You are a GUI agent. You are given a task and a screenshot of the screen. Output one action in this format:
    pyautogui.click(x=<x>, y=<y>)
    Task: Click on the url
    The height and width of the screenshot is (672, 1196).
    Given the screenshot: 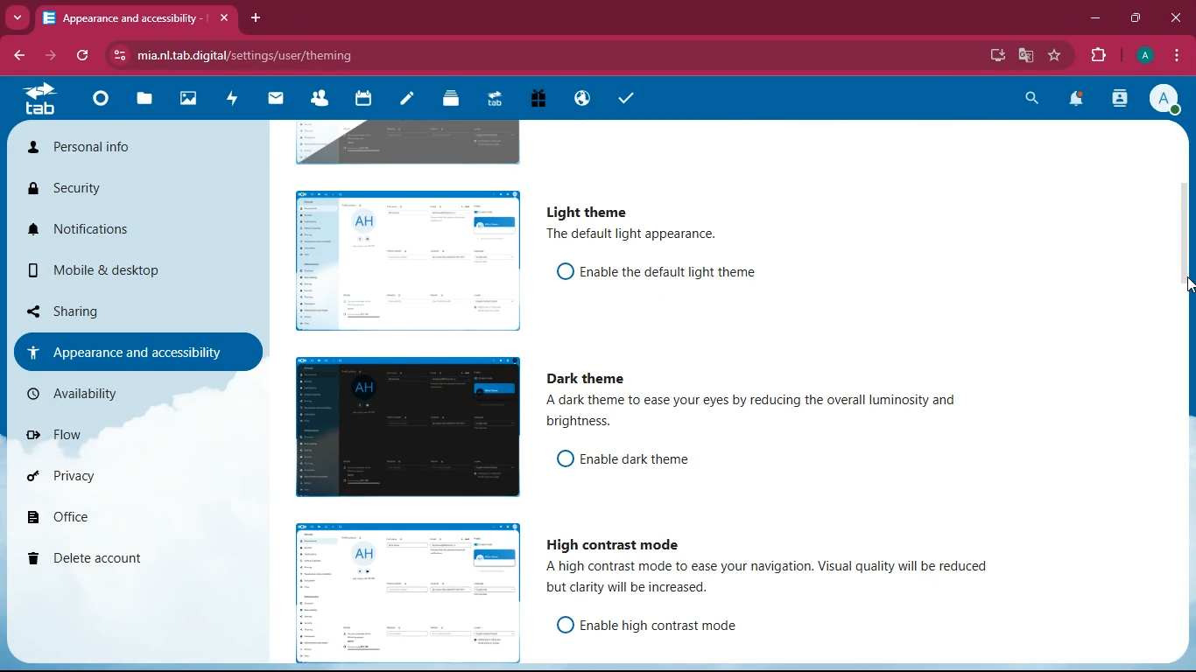 What is the action you would take?
    pyautogui.click(x=261, y=54)
    